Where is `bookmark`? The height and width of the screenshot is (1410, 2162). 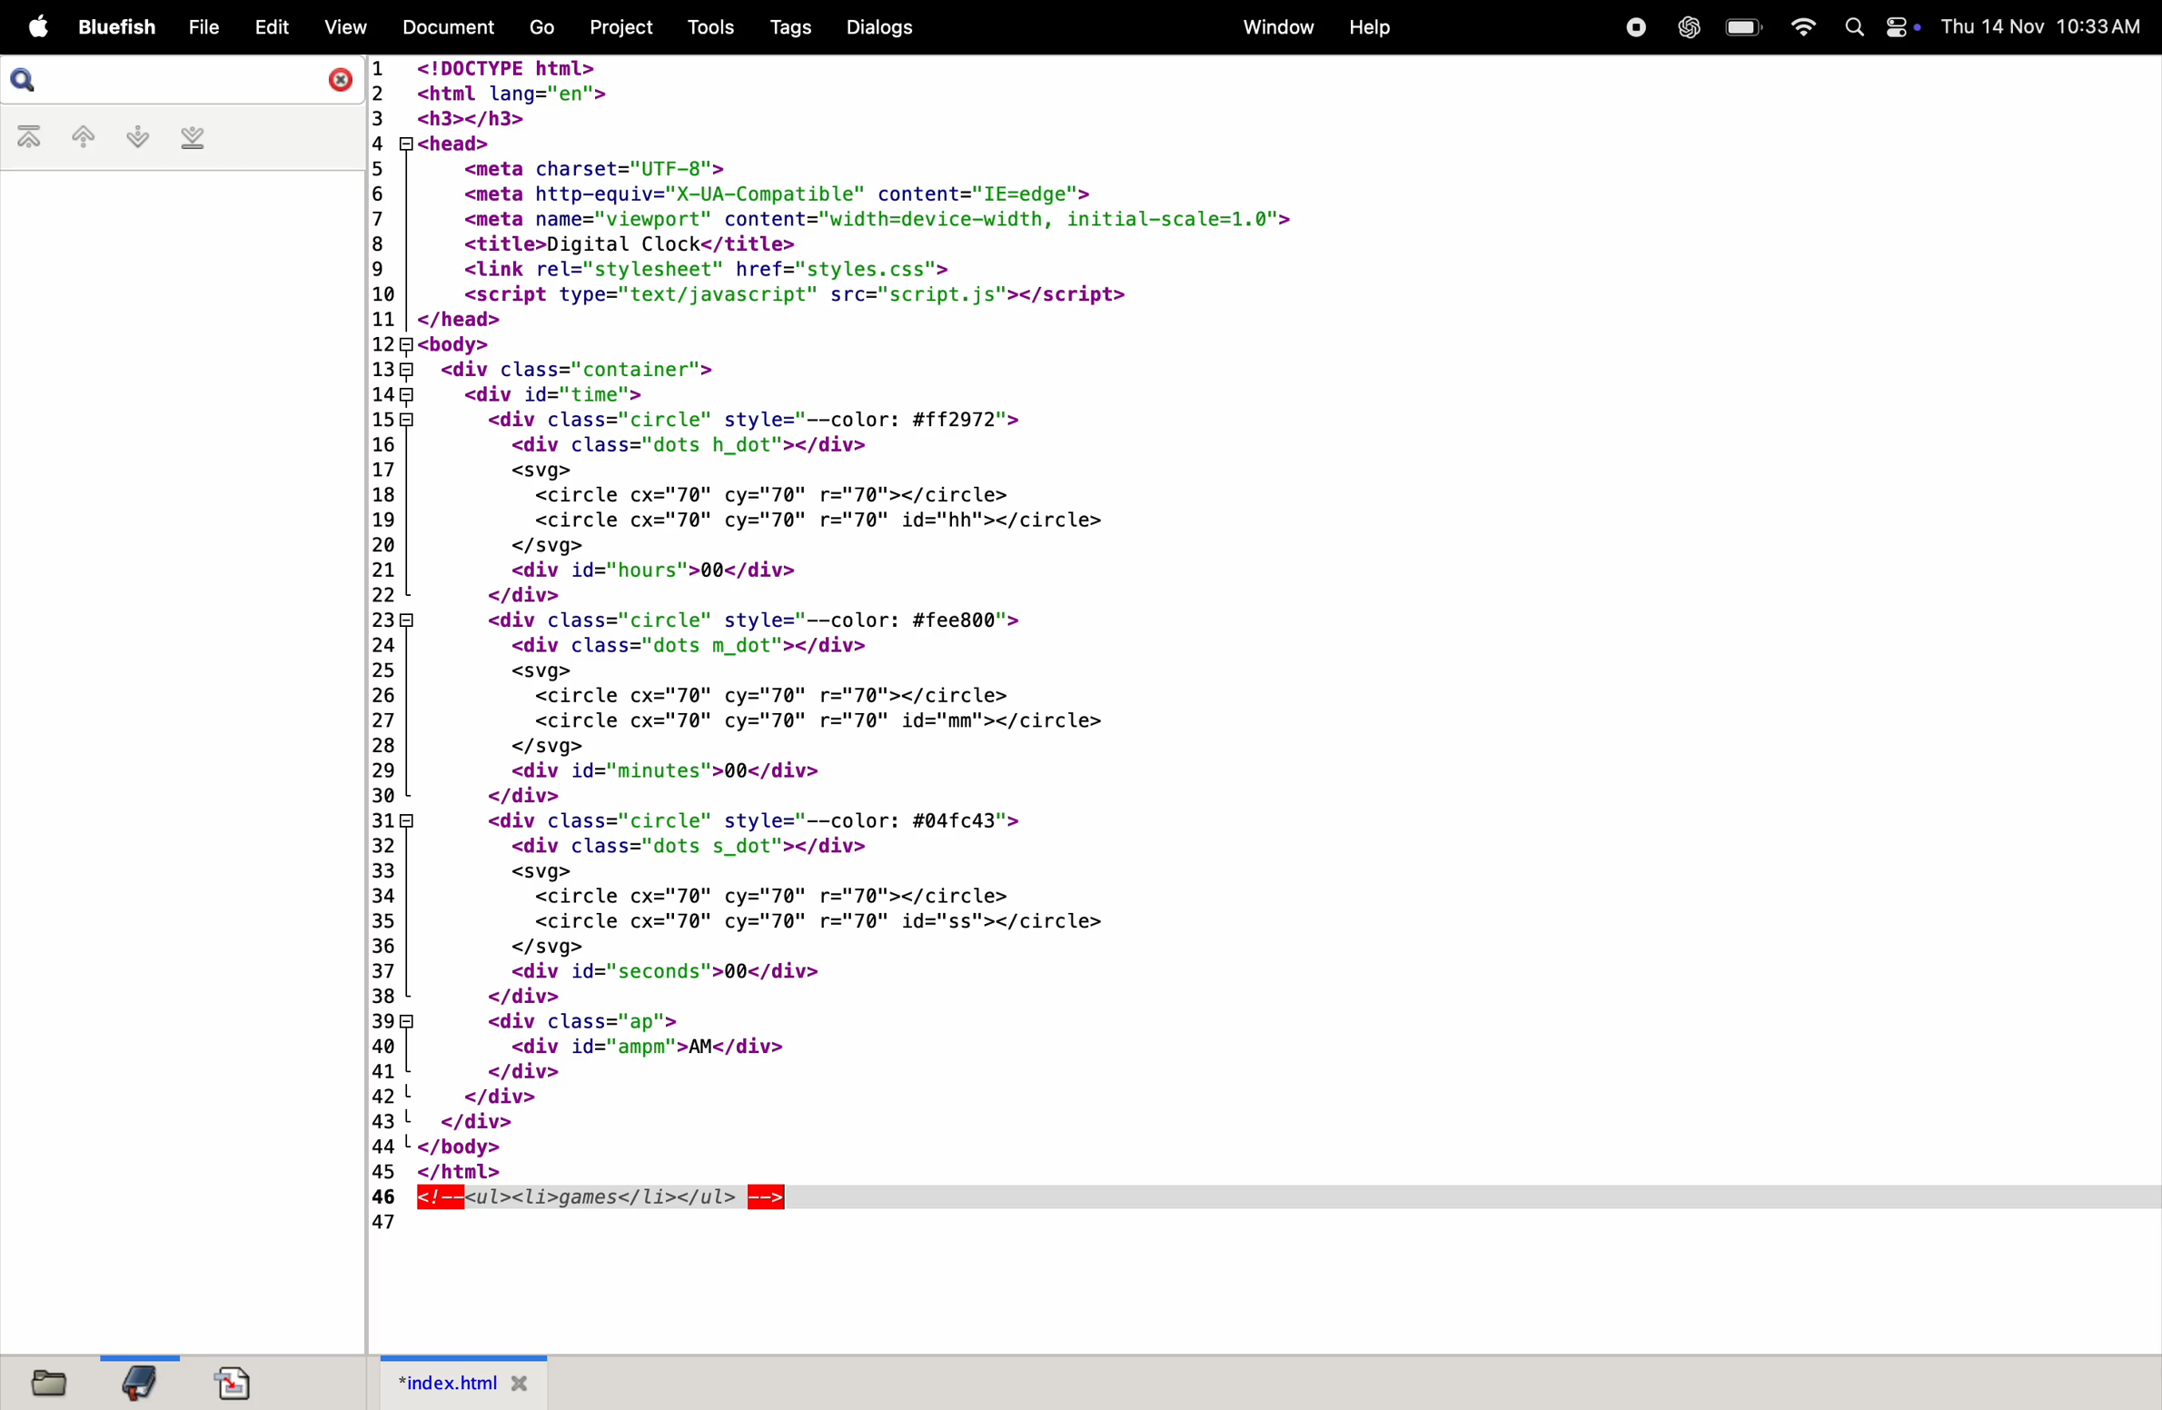 bookmark is located at coordinates (140, 1384).